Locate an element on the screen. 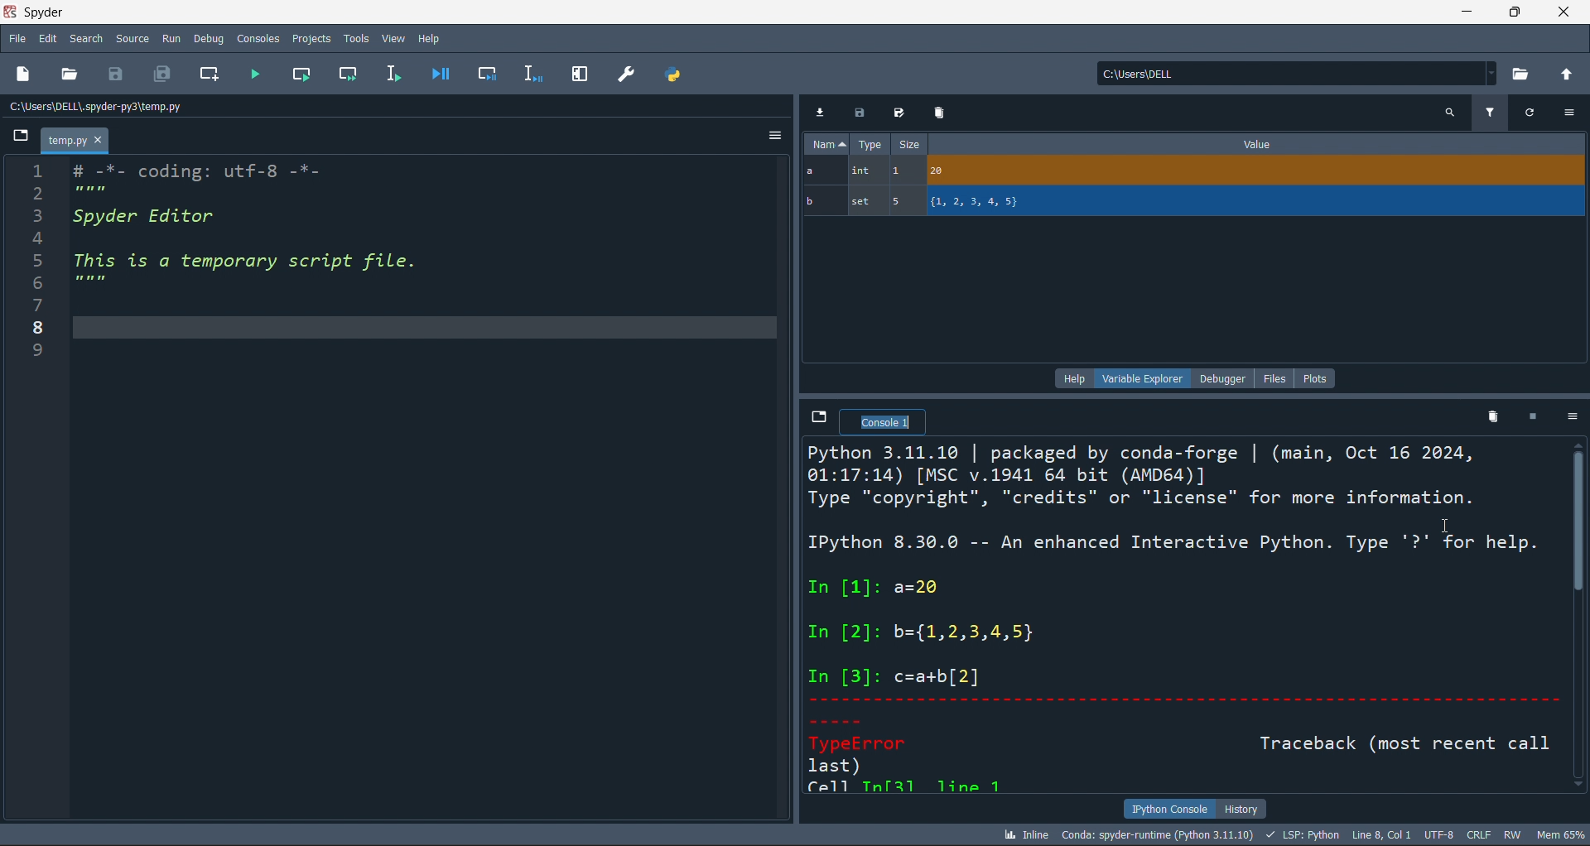 Image resolution: width=1590 pixels, height=846 pixels. save data as is located at coordinates (896, 113).